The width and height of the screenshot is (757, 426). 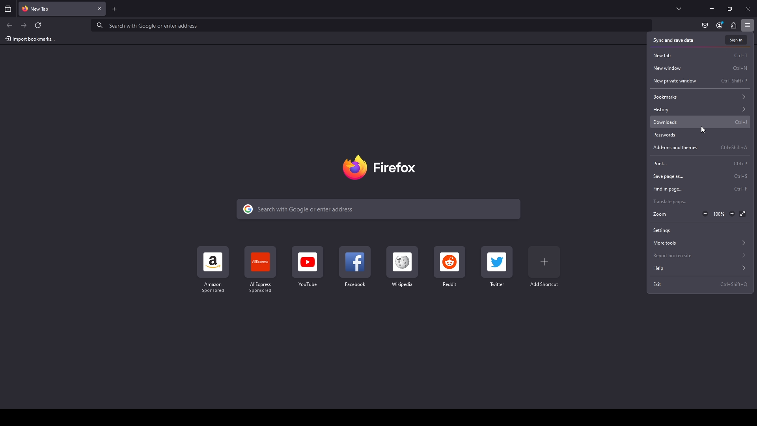 What do you see at coordinates (24, 25) in the screenshot?
I see `Forward` at bounding box center [24, 25].